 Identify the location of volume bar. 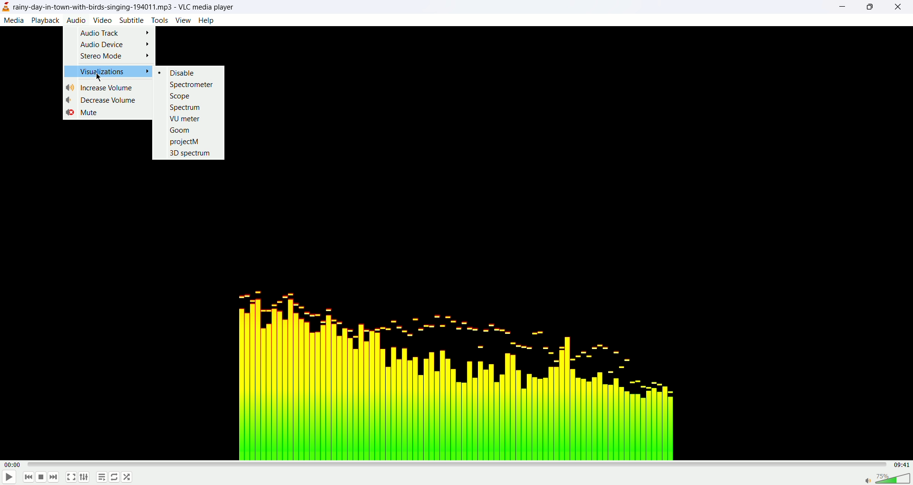
(888, 478).